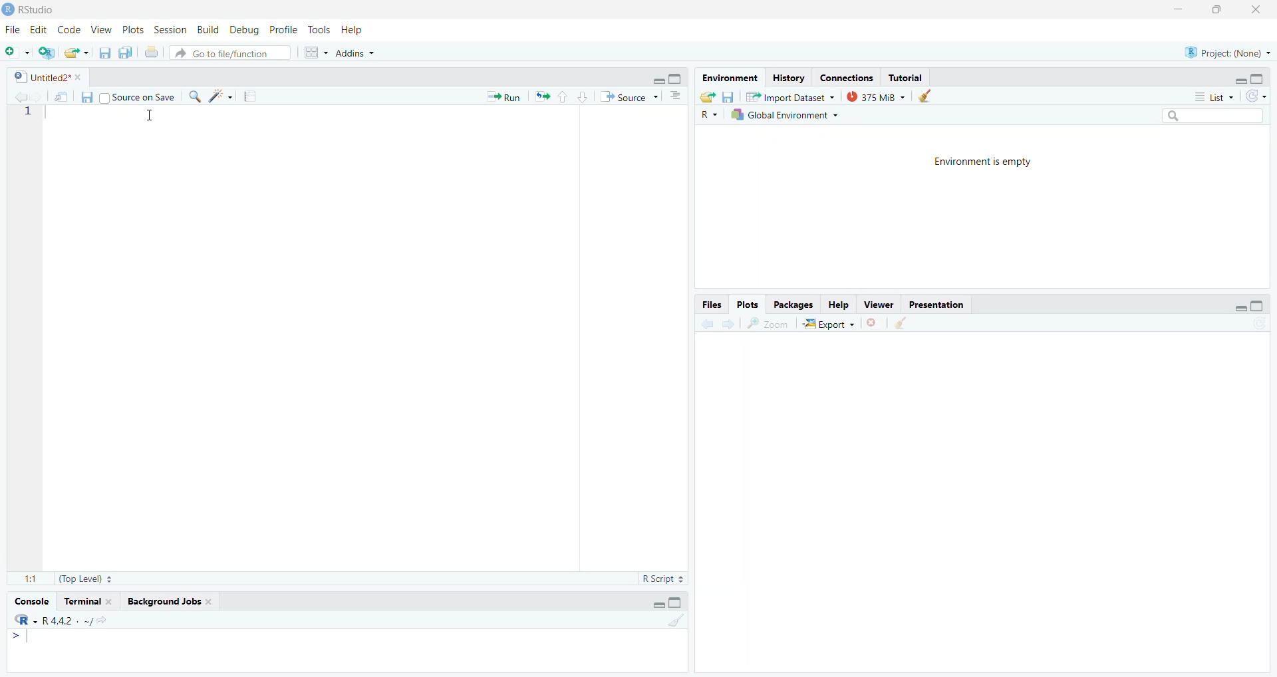 The height and width of the screenshot is (677, 1277). Describe the element at coordinates (283, 29) in the screenshot. I see ` Profile` at that location.